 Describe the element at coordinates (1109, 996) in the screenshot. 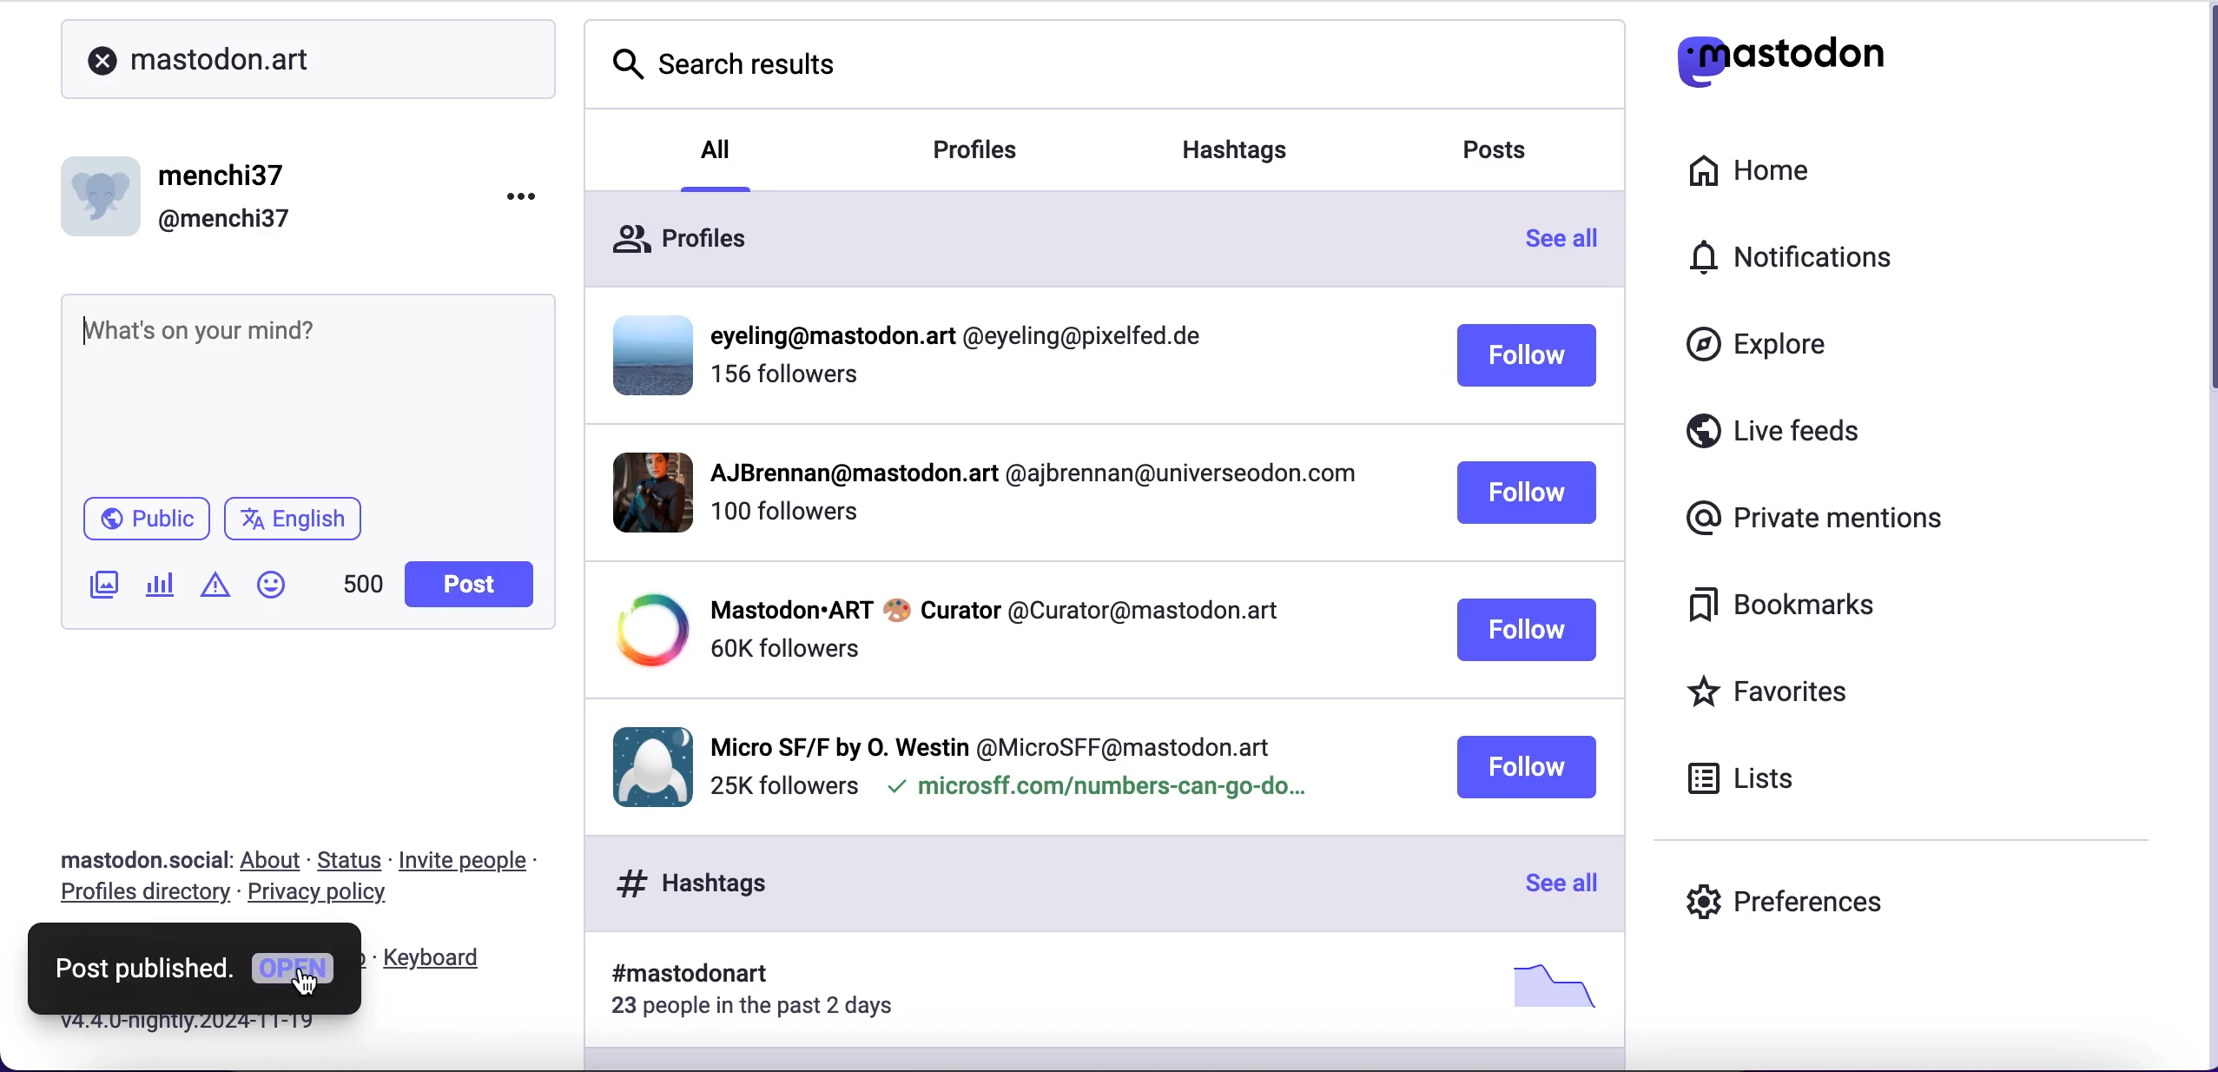

I see `hashtags` at that location.